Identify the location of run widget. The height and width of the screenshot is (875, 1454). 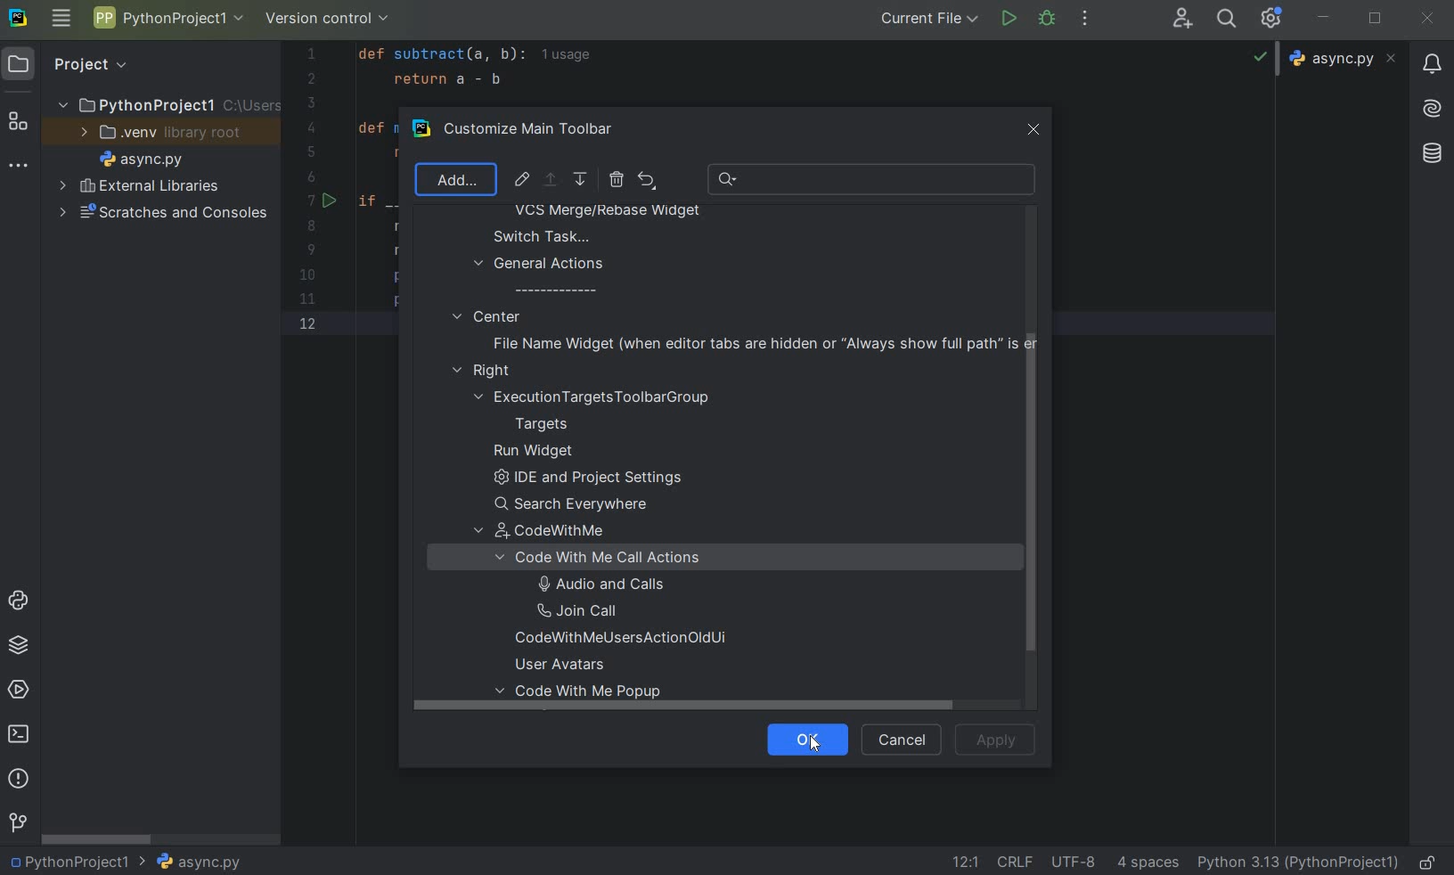
(534, 452).